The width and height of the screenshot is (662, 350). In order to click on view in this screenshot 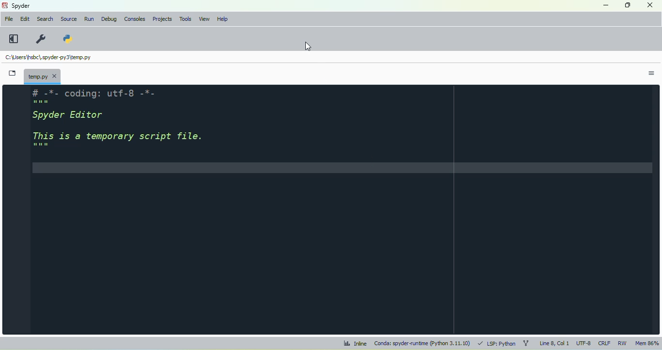, I will do `click(205, 19)`.